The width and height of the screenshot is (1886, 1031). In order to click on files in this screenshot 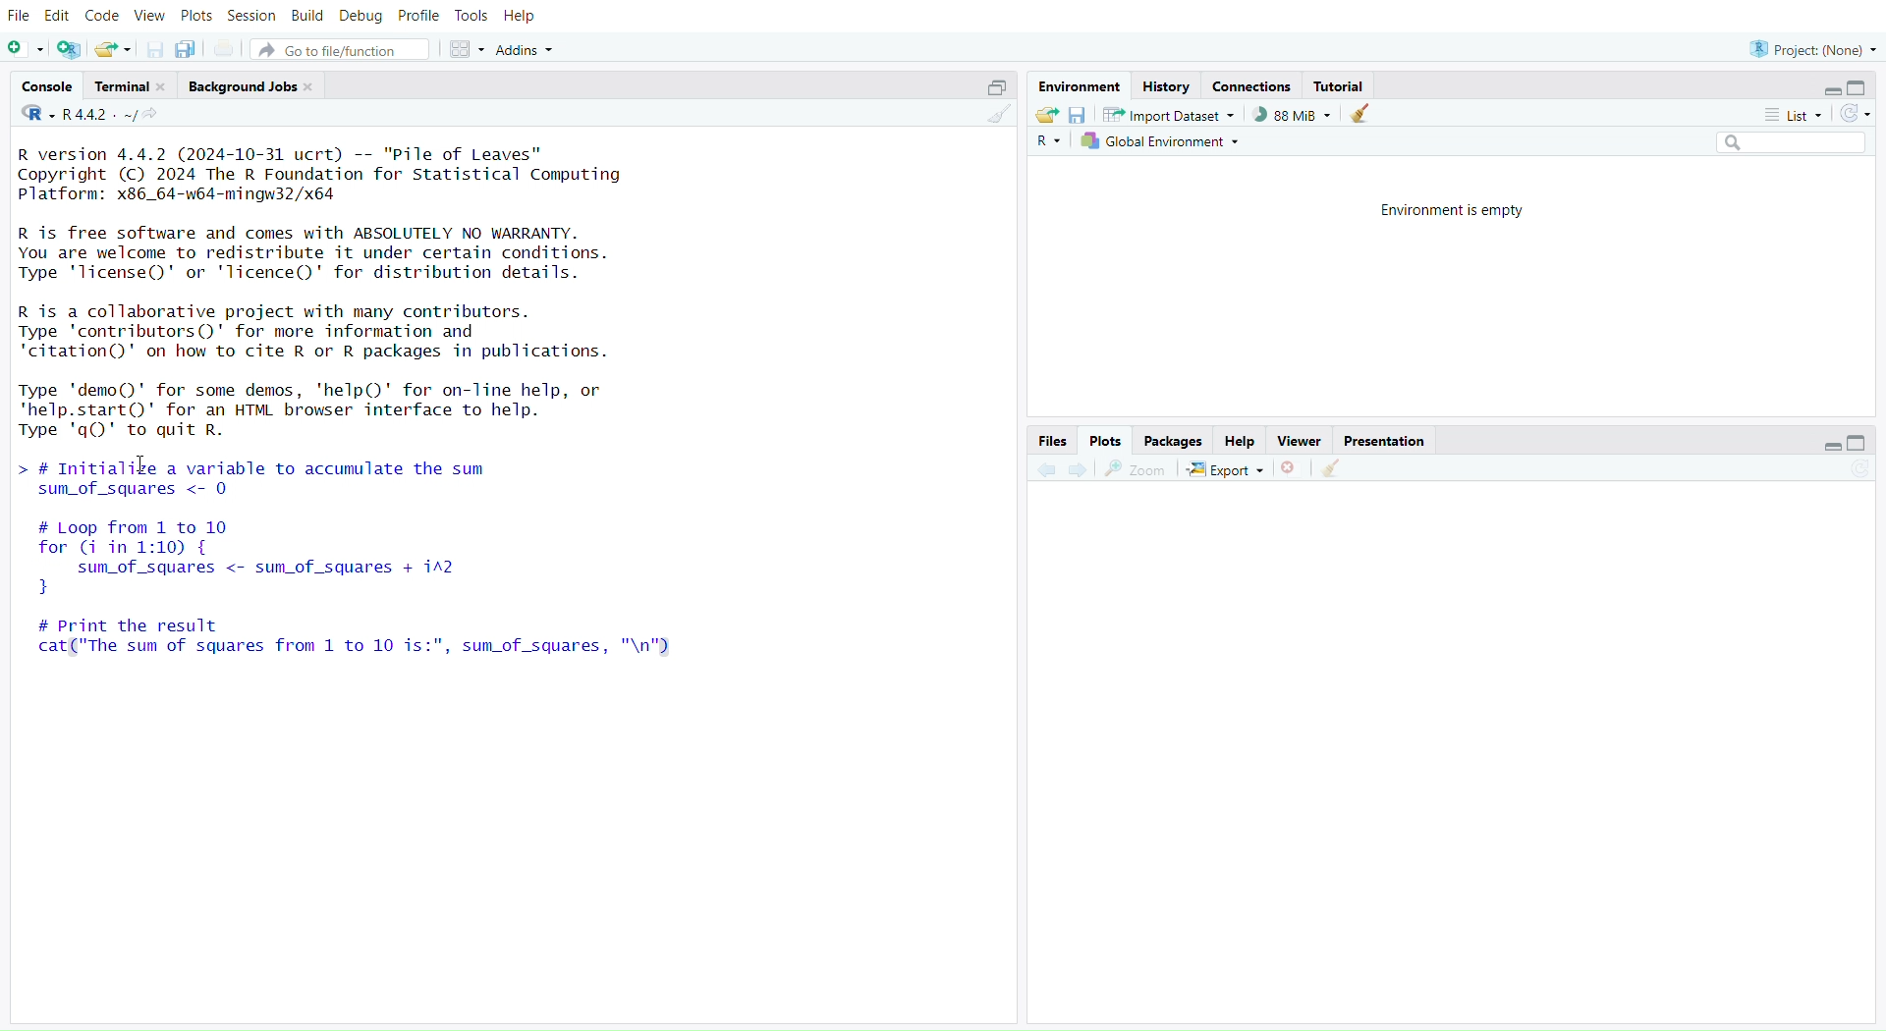, I will do `click(1053, 440)`.